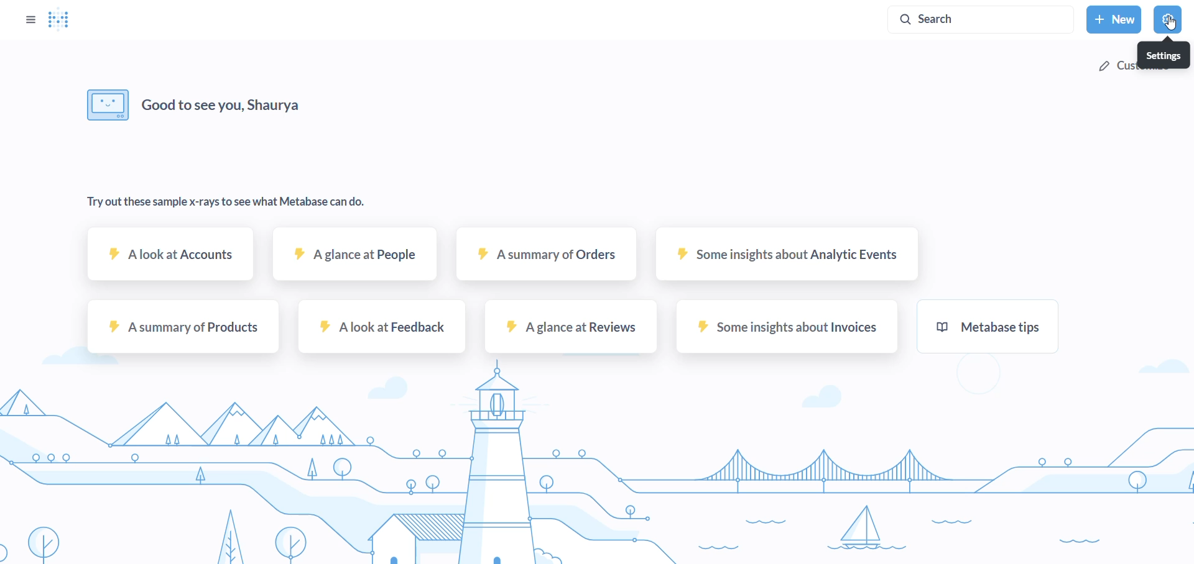 This screenshot has width=1194, height=564. I want to click on Good to see you, Shaurya, so click(242, 102).